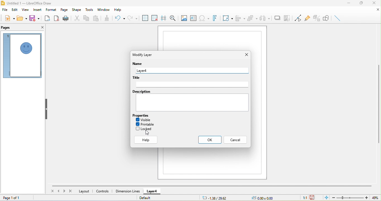 This screenshot has height=201, width=381. I want to click on cut, so click(76, 18).